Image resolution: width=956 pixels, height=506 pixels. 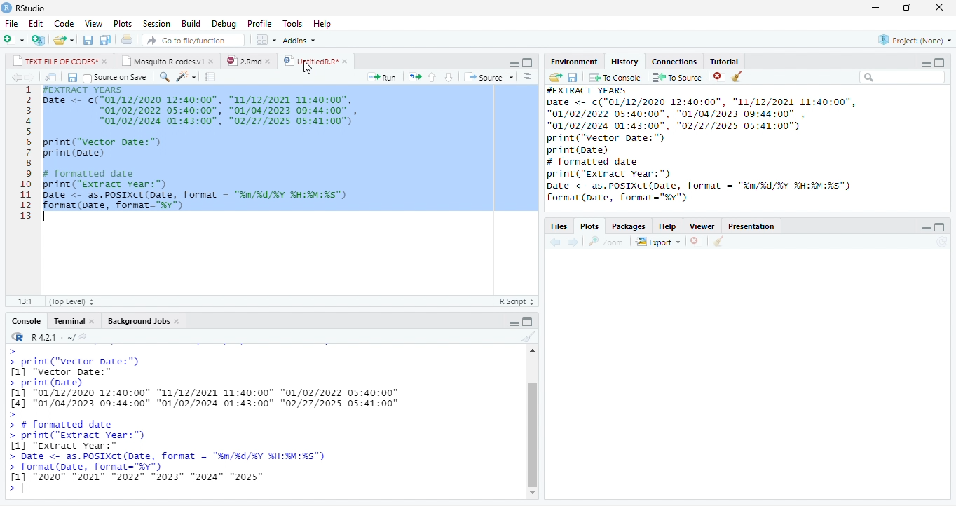 I want to click on back, so click(x=555, y=241).